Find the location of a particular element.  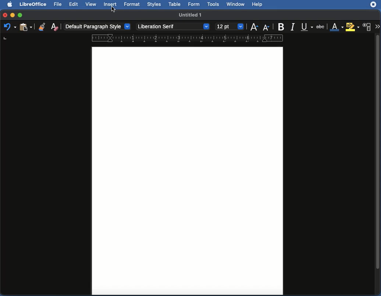

Italics is located at coordinates (294, 26).